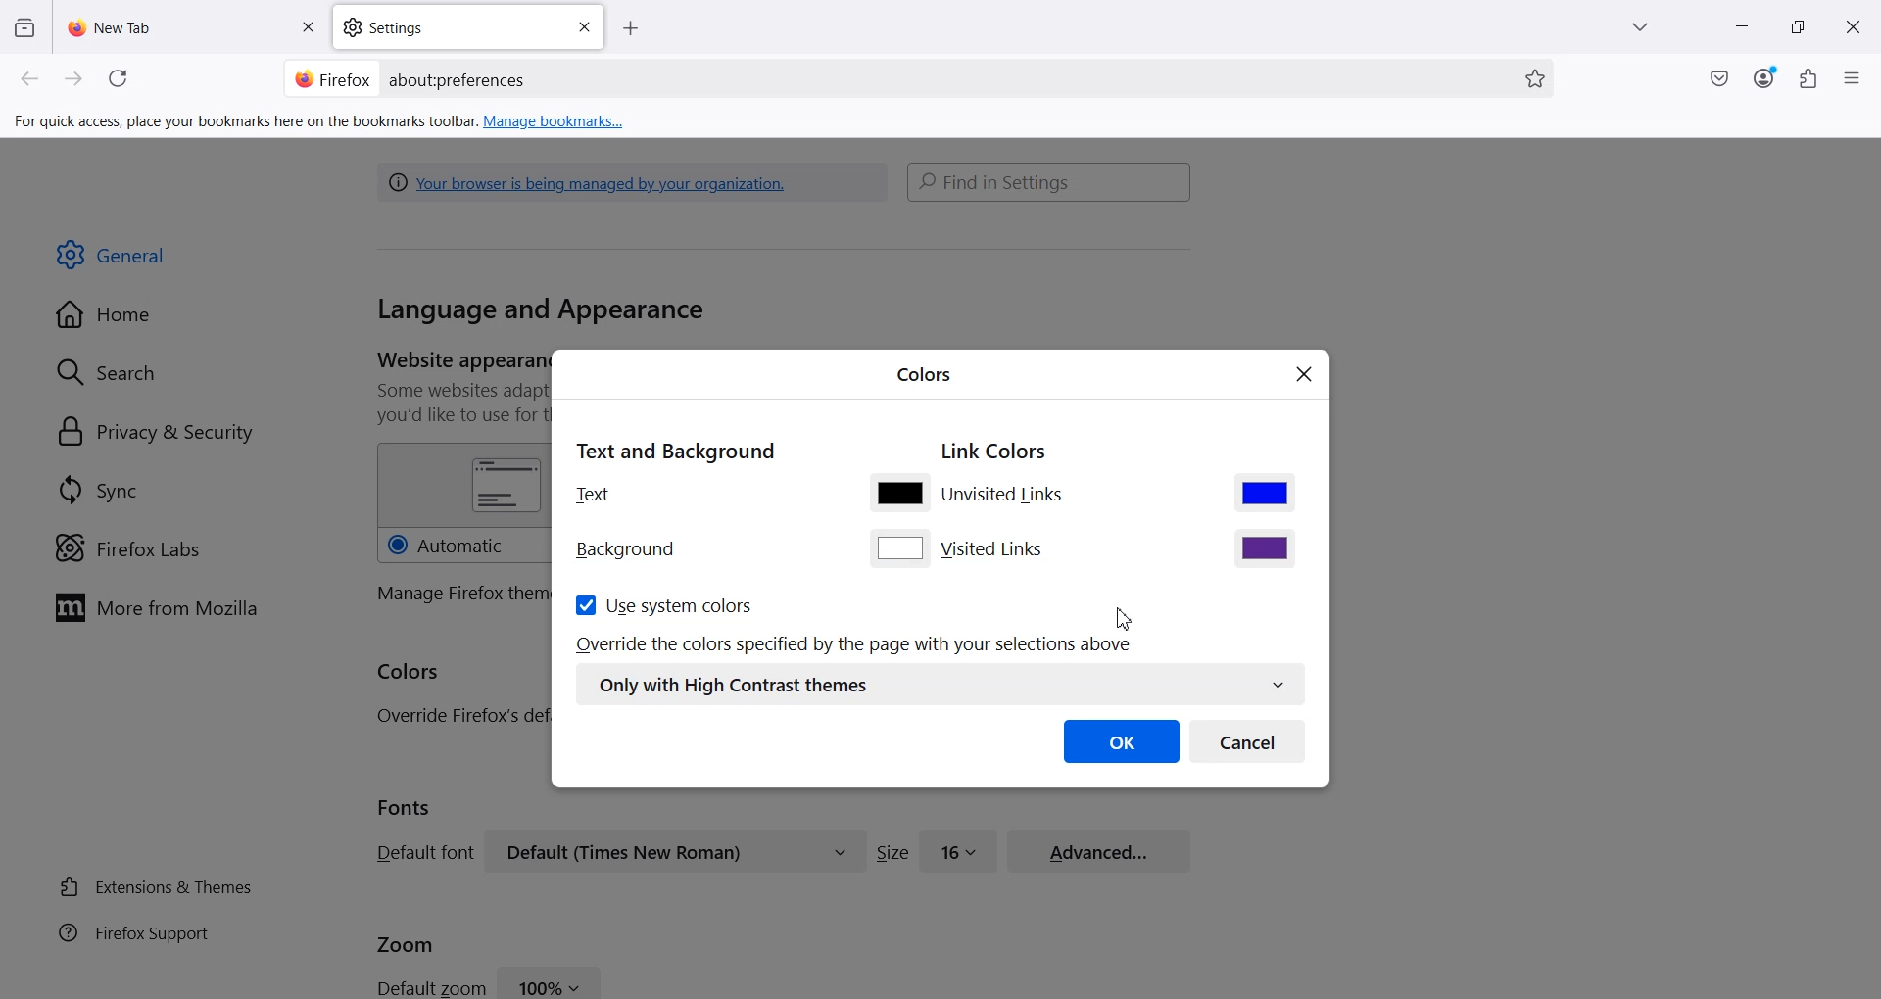  Describe the element at coordinates (915, 78) in the screenshot. I see `Search Bar` at that location.